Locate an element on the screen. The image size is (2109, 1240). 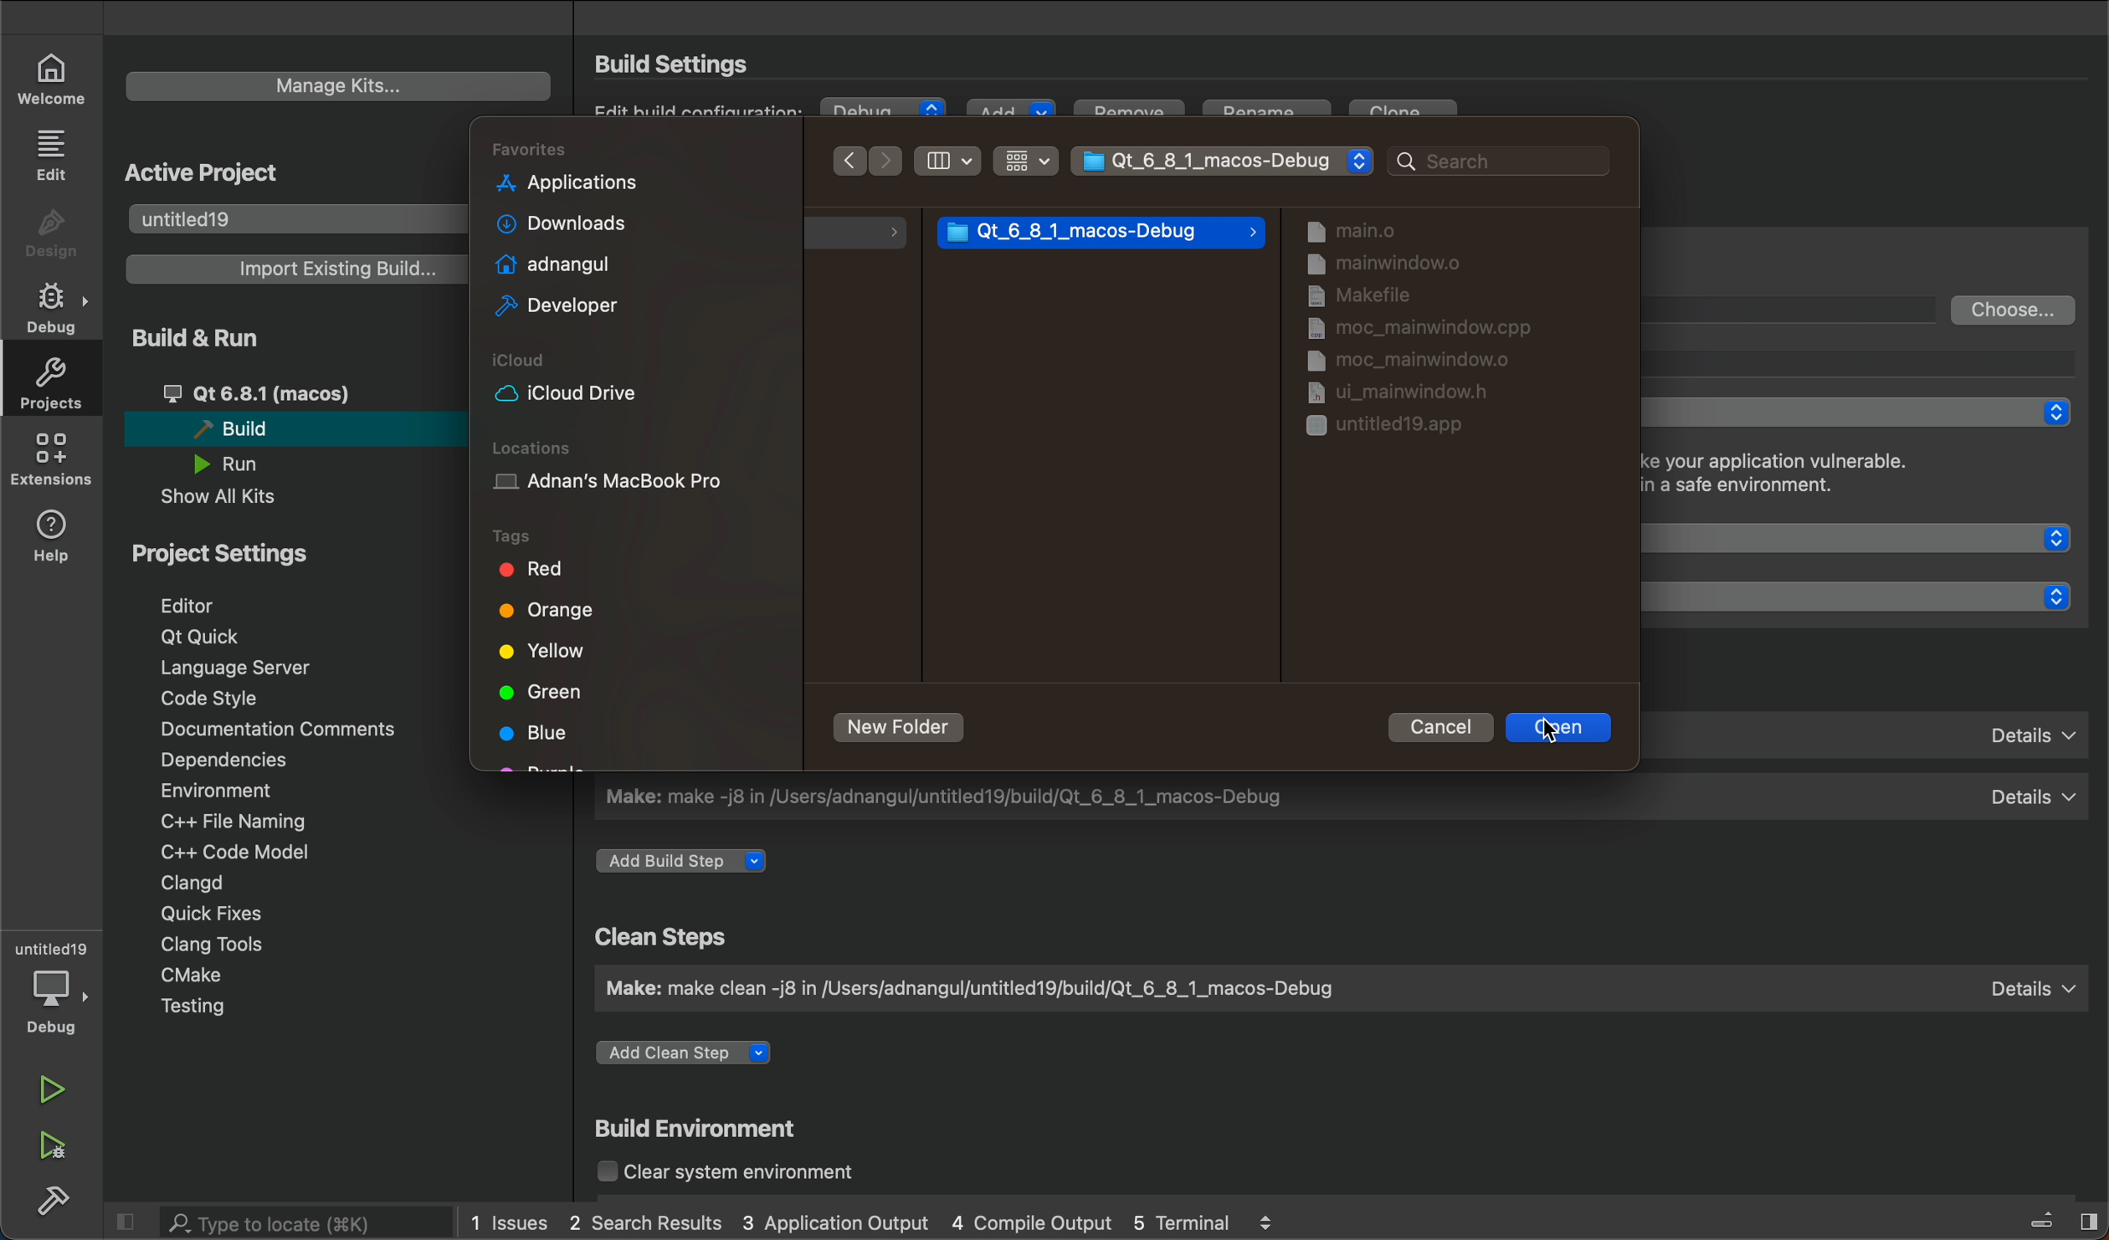
choose is located at coordinates (2014, 309).